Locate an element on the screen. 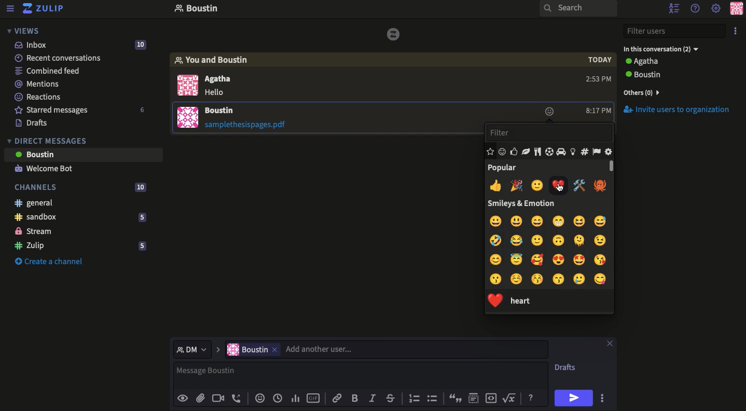  kiss with blush is located at coordinates (537, 279).